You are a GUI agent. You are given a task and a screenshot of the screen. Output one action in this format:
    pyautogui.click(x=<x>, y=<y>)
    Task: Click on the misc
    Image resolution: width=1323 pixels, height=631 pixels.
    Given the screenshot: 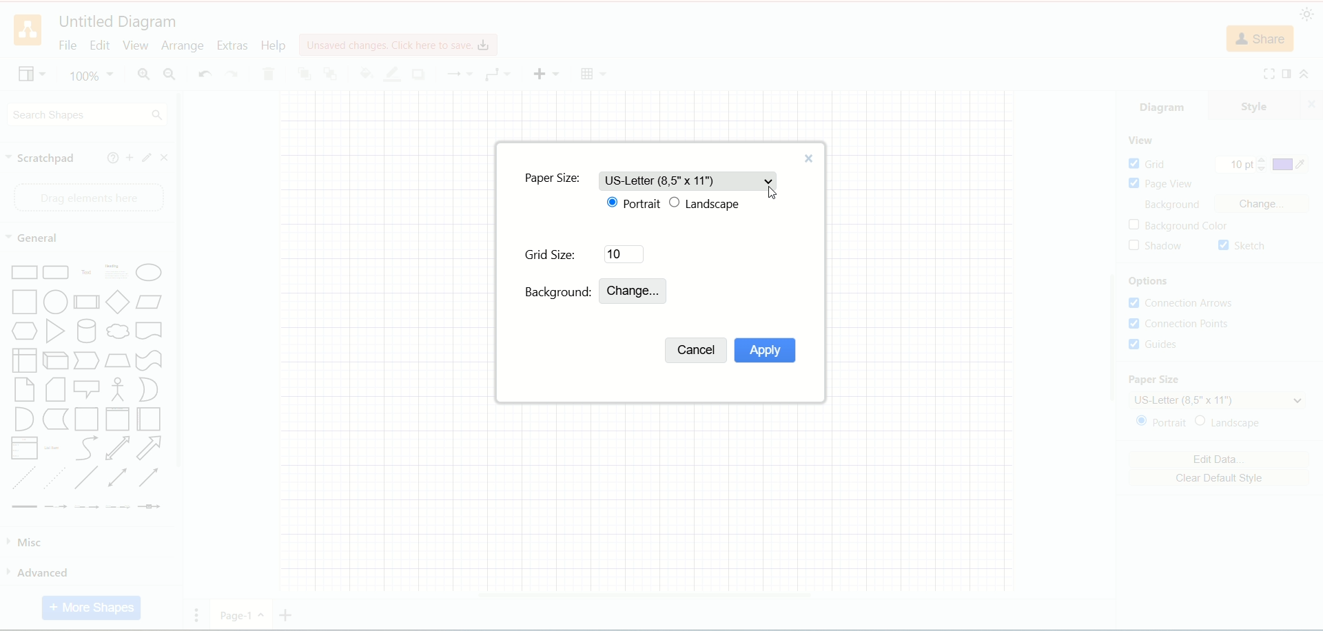 What is the action you would take?
    pyautogui.click(x=85, y=542)
    